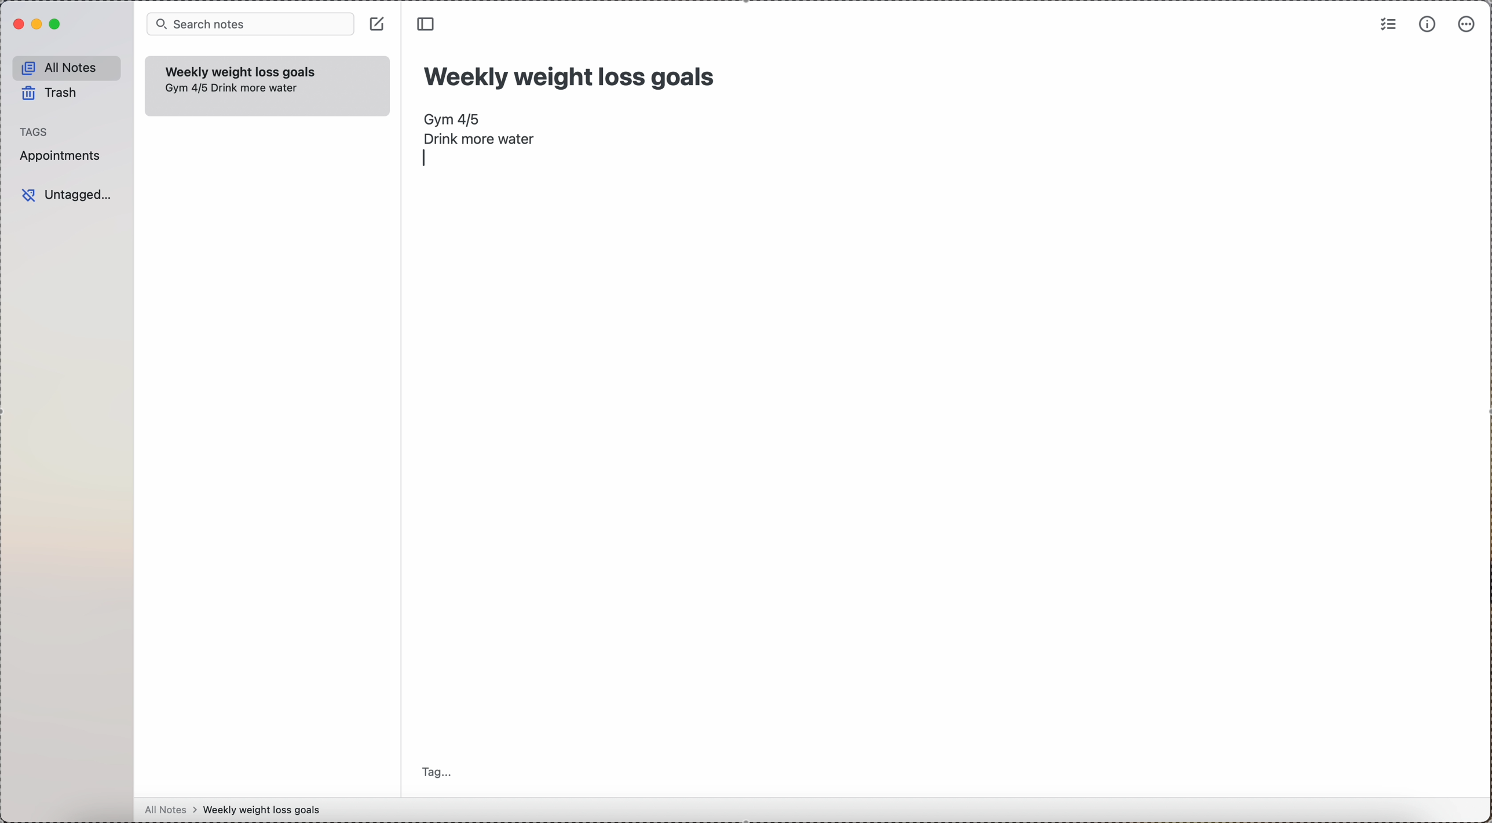 The image size is (1492, 823). I want to click on all notes, so click(67, 67).